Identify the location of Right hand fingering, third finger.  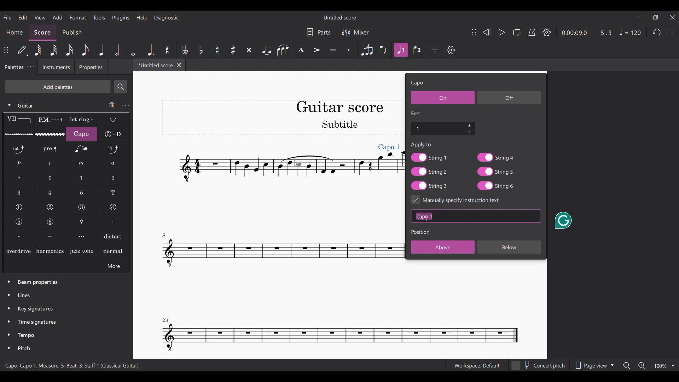
(82, 236).